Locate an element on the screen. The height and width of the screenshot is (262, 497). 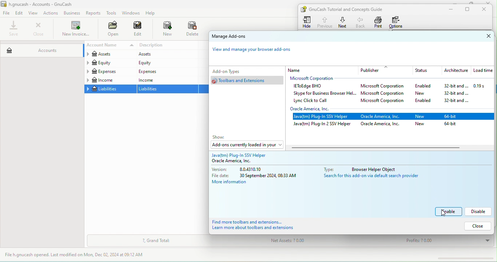
next is located at coordinates (343, 22).